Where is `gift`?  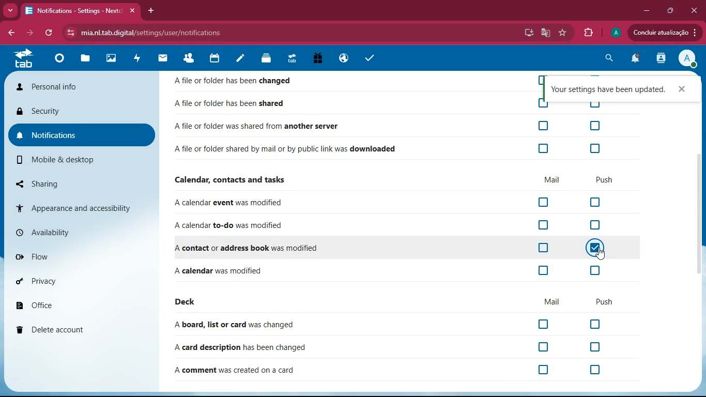 gift is located at coordinates (319, 59).